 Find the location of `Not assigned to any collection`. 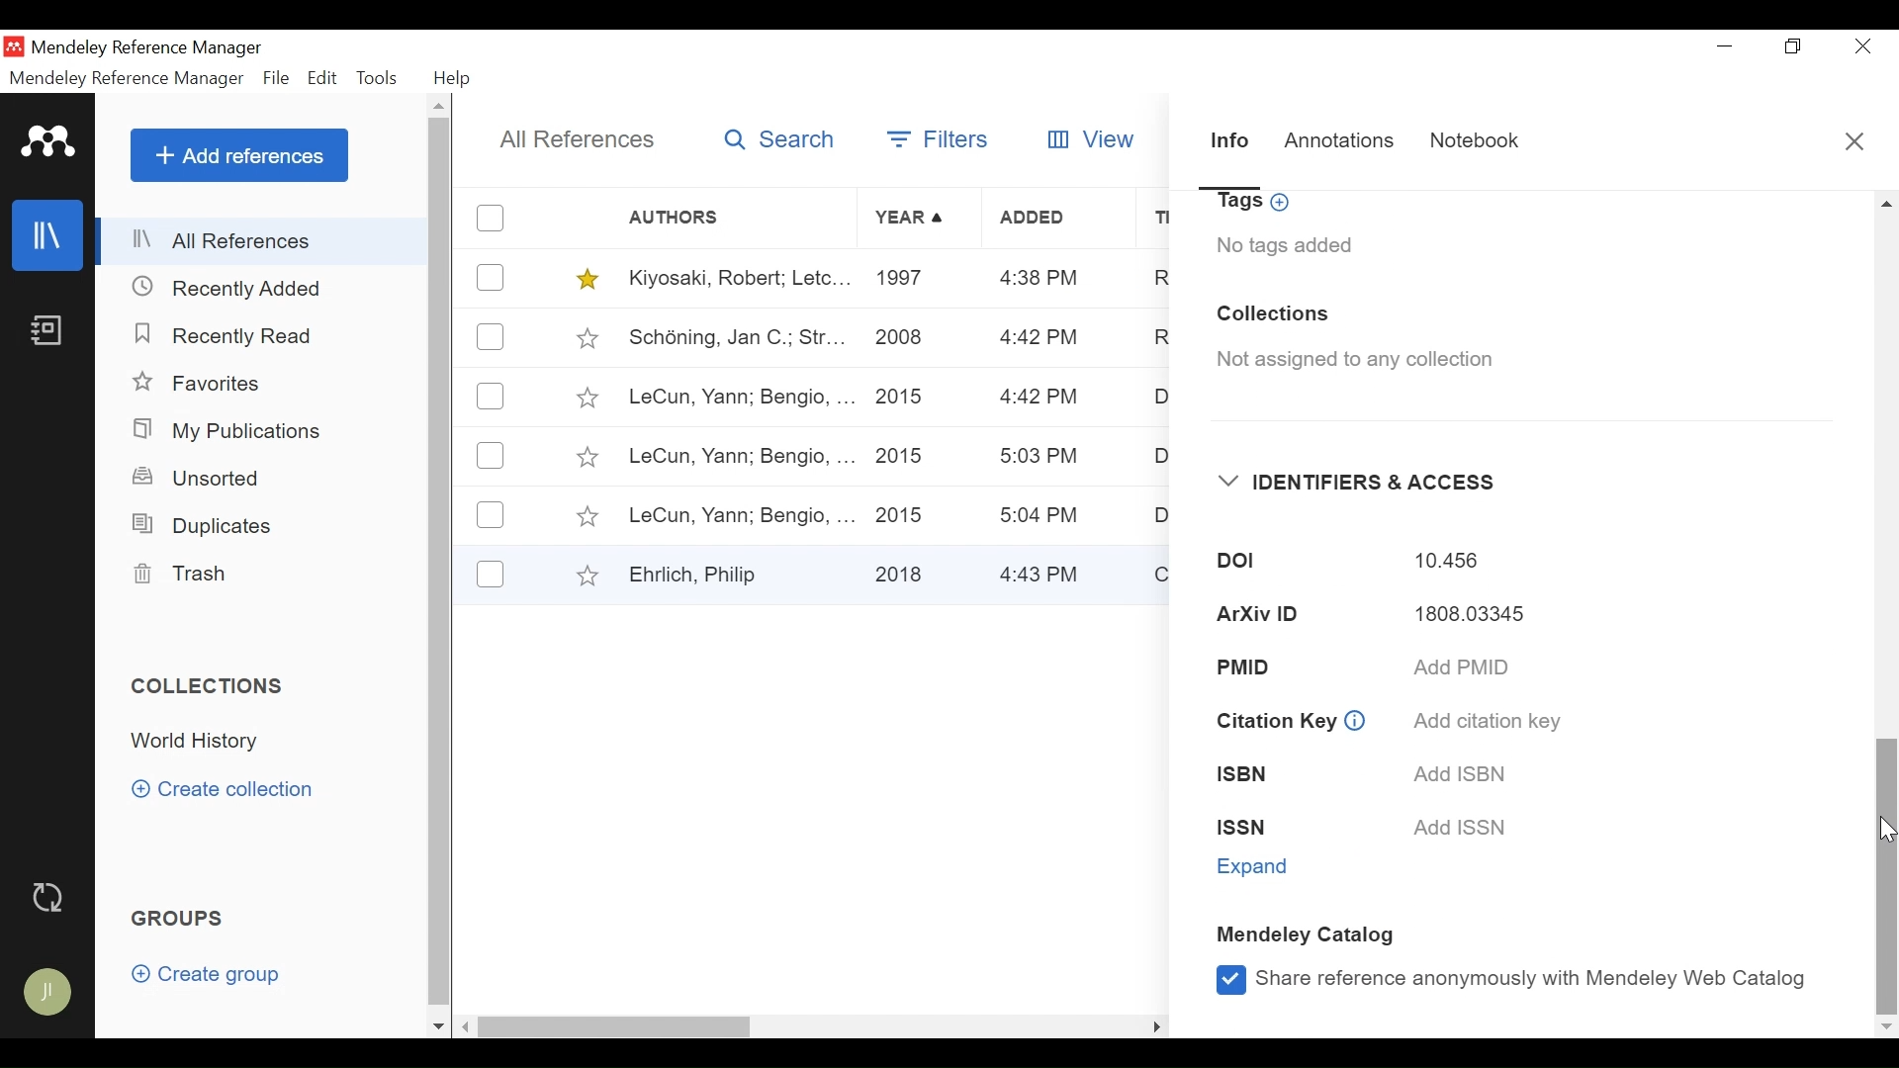

Not assigned to any collection is located at coordinates (1347, 361).